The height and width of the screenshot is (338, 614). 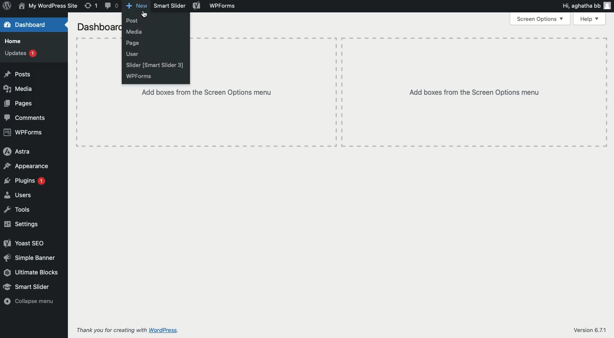 I want to click on Slider, so click(x=157, y=65).